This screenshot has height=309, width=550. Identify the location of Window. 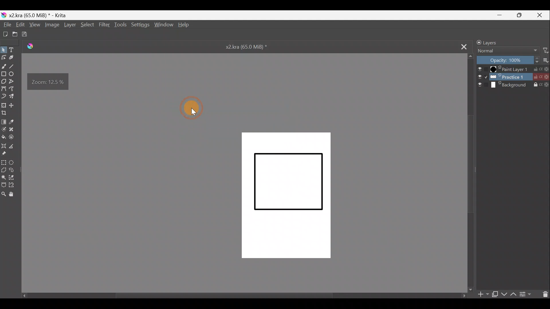
(162, 25).